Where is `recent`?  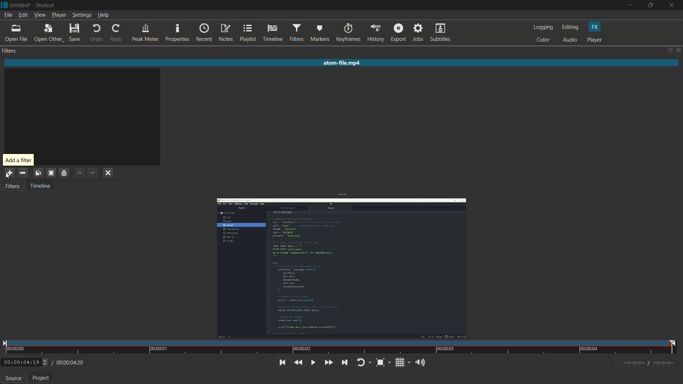
recent is located at coordinates (204, 33).